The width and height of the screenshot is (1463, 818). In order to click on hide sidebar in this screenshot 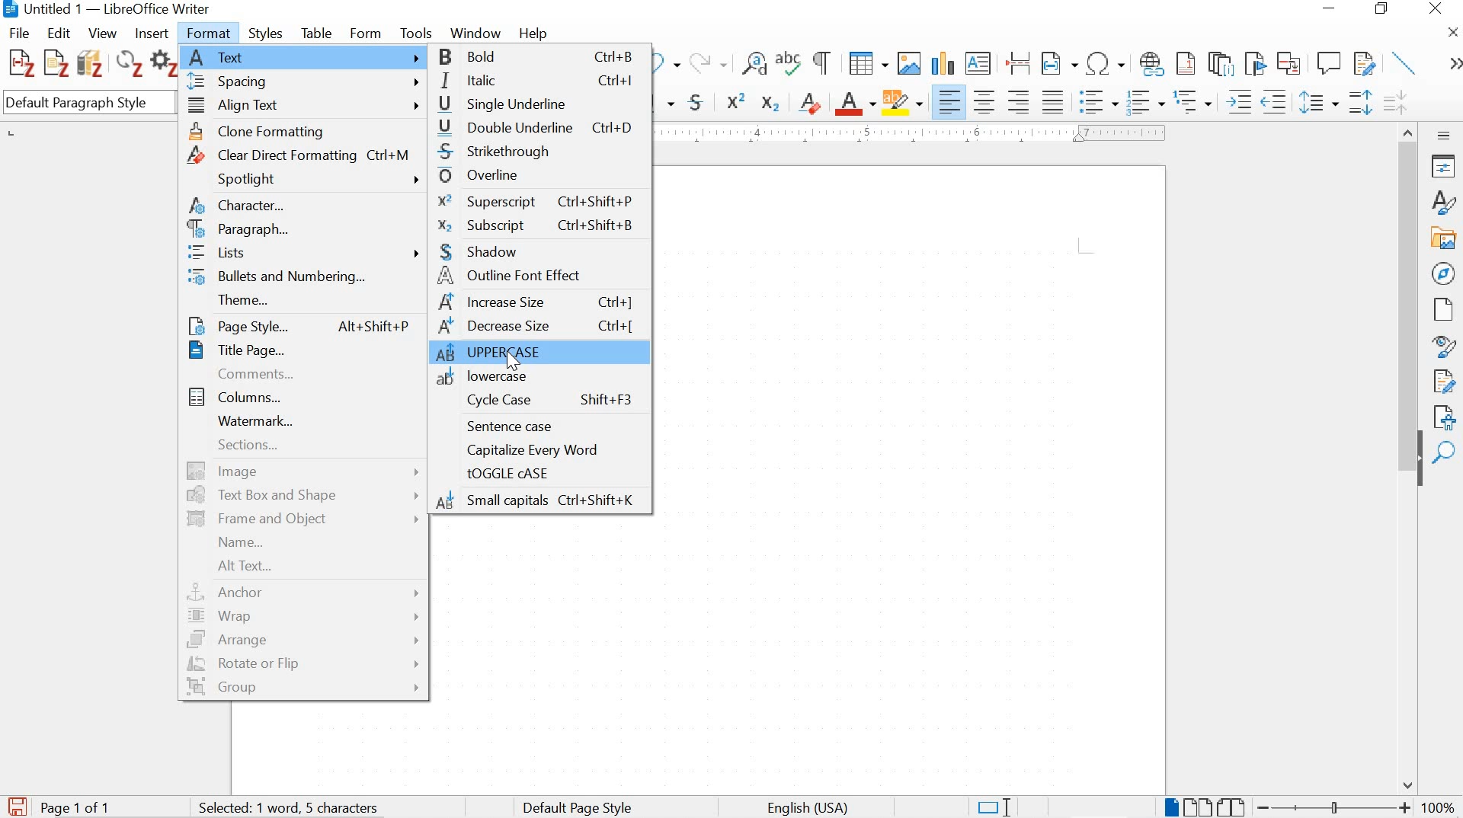, I will do `click(1419, 467)`.